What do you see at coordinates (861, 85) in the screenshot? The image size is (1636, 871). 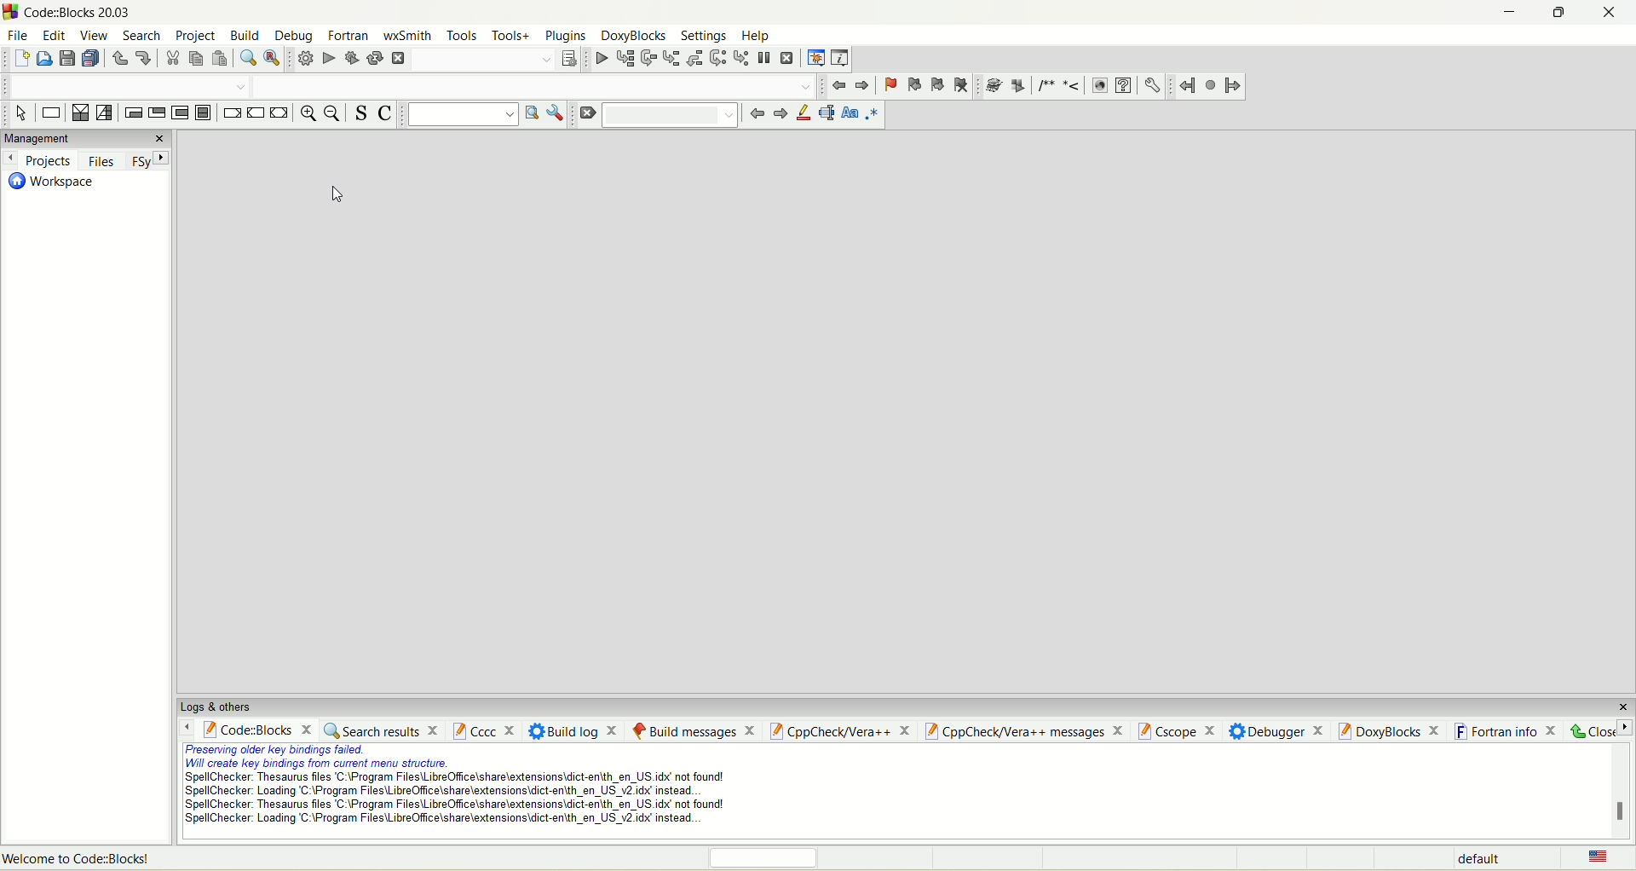 I see `jump forward` at bounding box center [861, 85].